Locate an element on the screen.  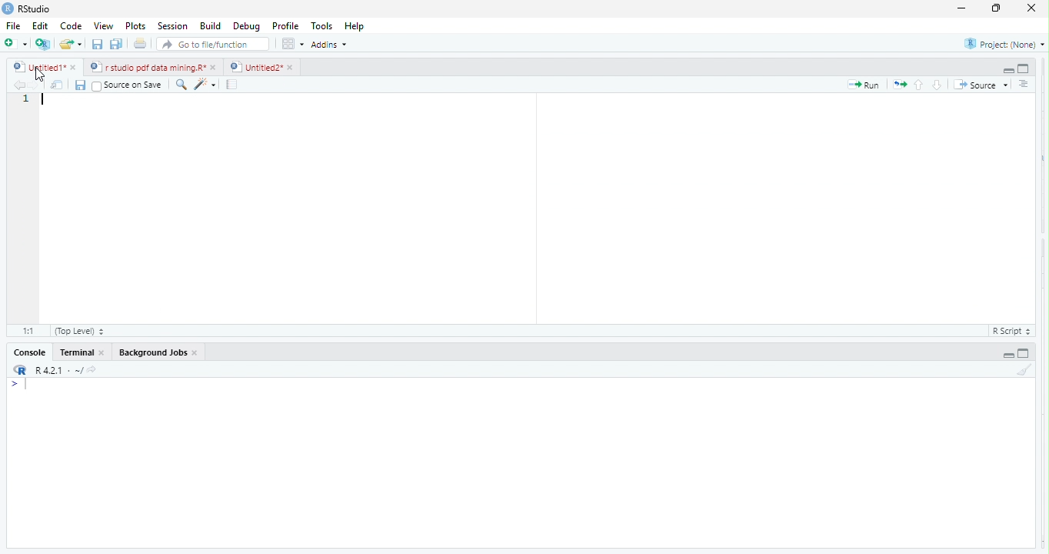
code tools is located at coordinates (205, 84).